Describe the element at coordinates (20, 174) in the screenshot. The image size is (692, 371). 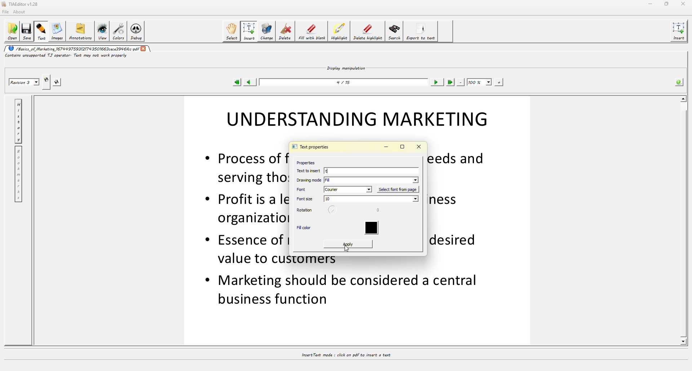
I see `bookmarks` at that location.